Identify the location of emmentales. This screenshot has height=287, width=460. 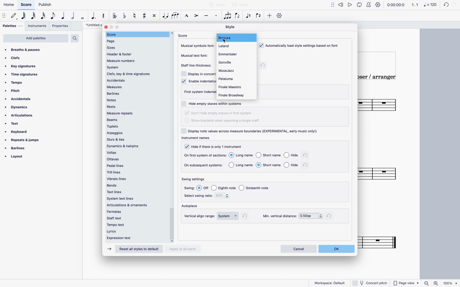
(235, 54).